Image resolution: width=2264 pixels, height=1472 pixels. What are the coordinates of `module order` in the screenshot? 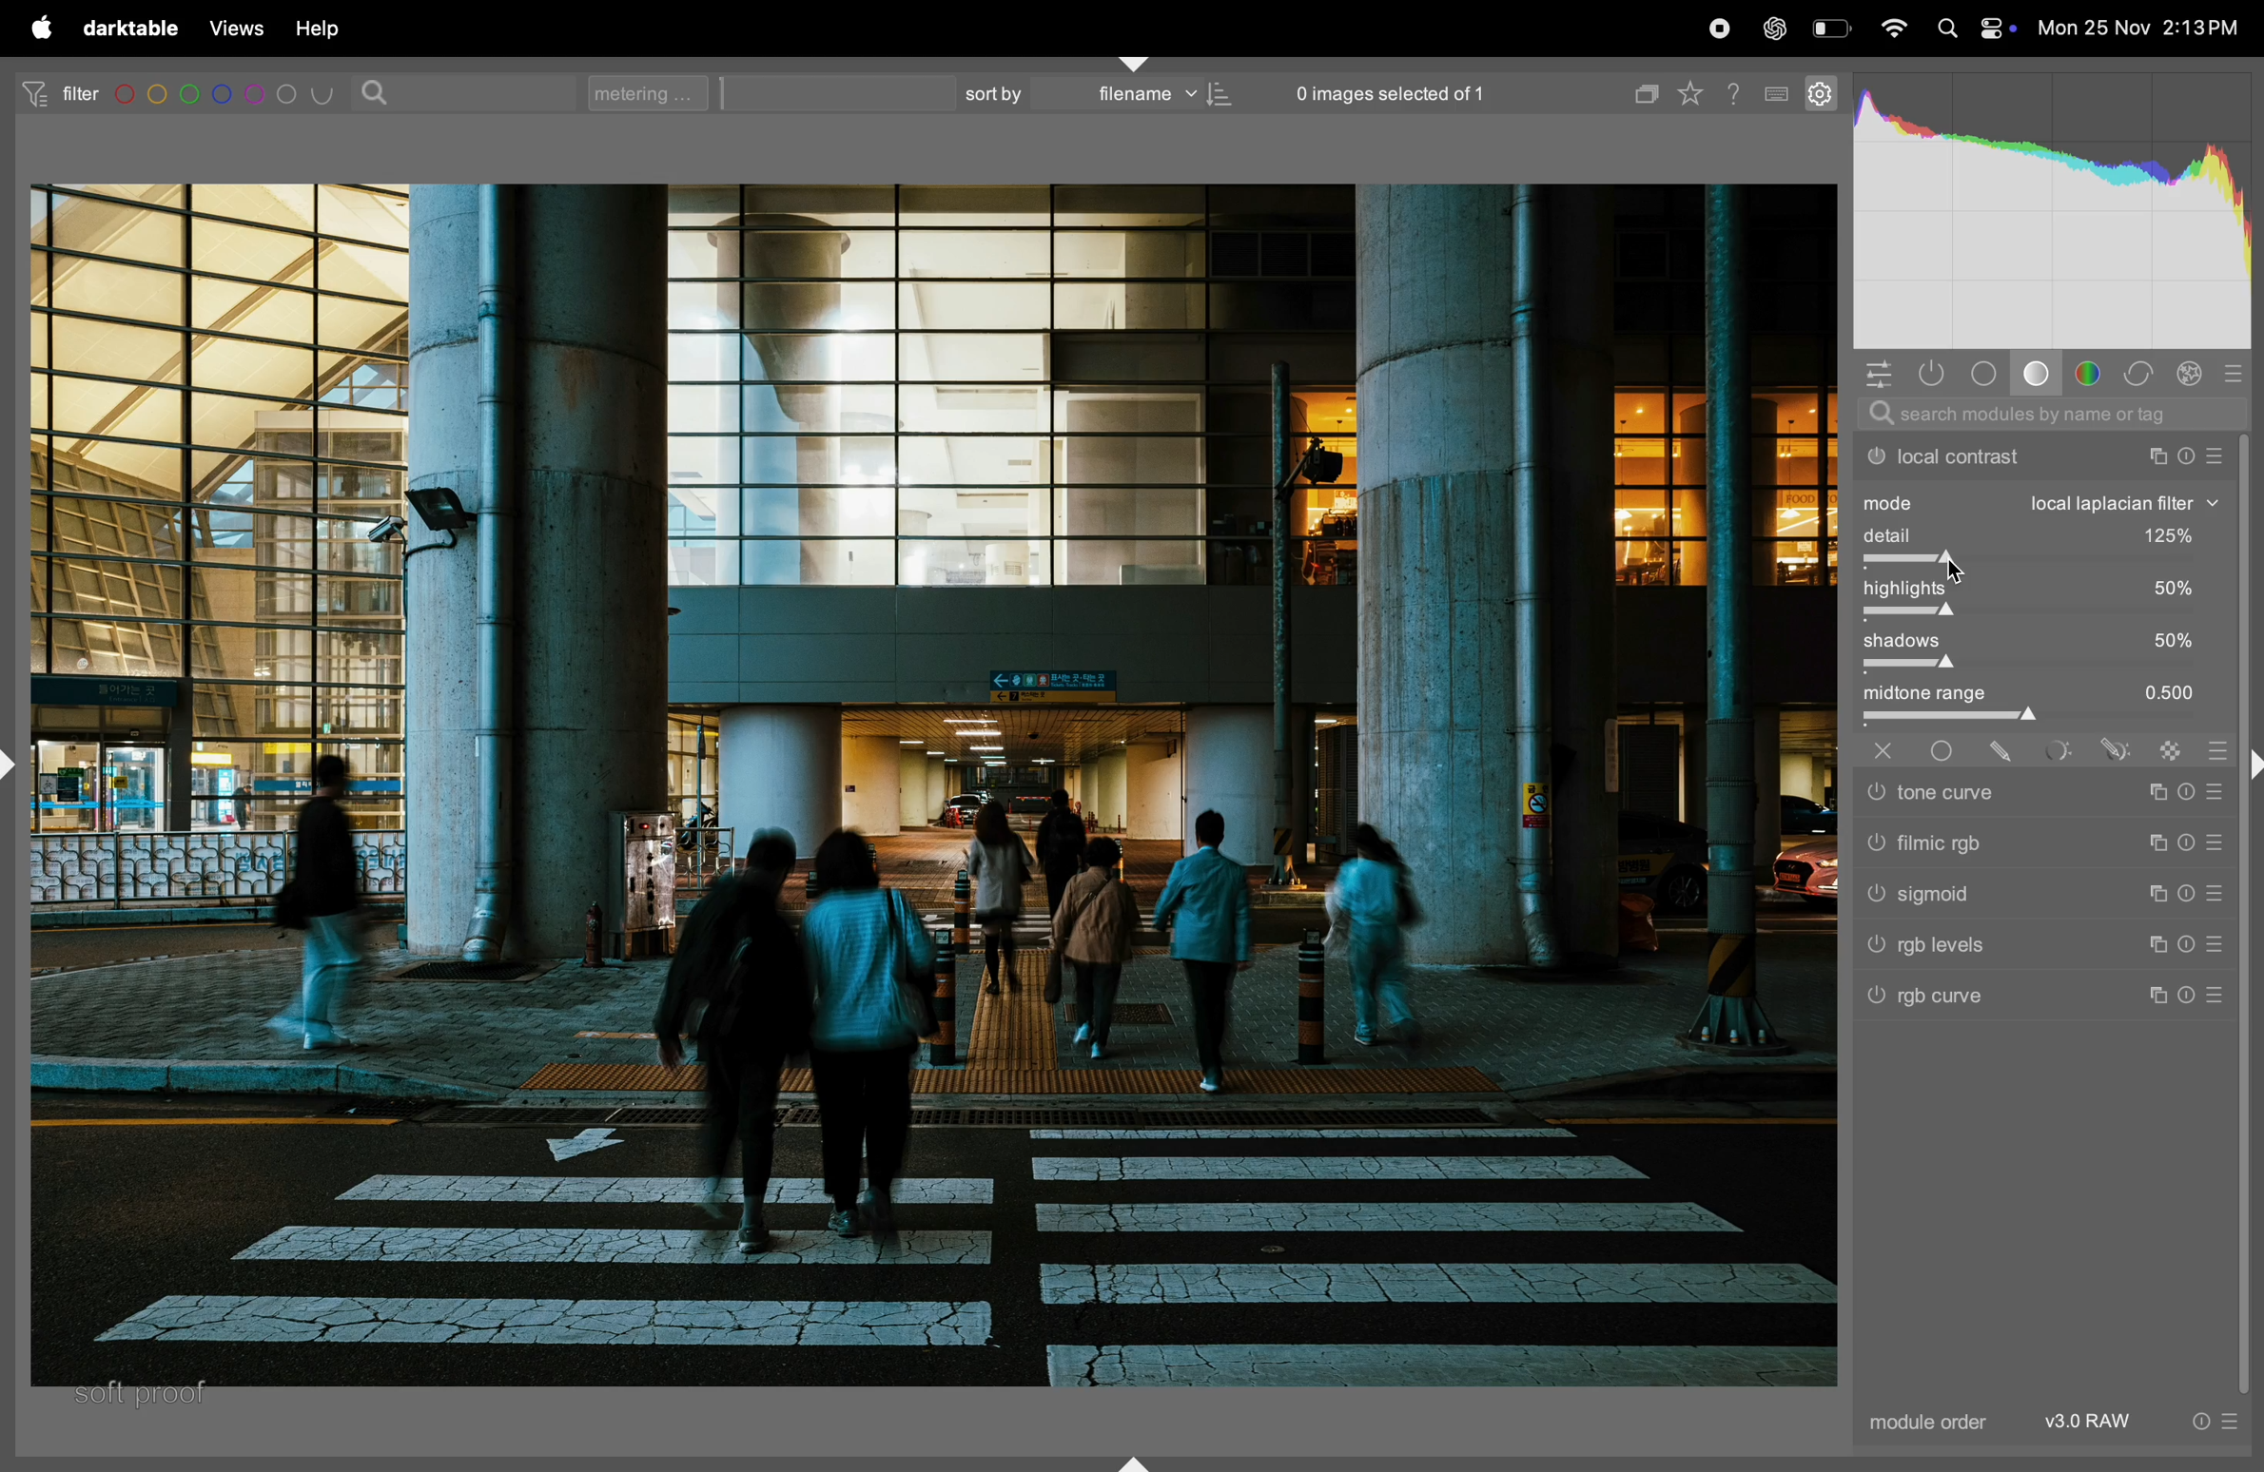 It's located at (1930, 1423).